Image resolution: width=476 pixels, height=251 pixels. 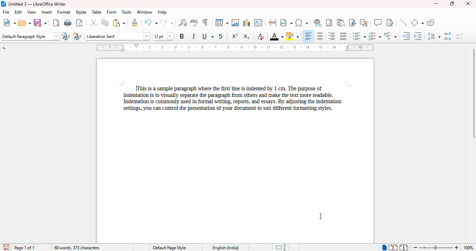 What do you see at coordinates (359, 36) in the screenshot?
I see `toggle unordered list` at bounding box center [359, 36].